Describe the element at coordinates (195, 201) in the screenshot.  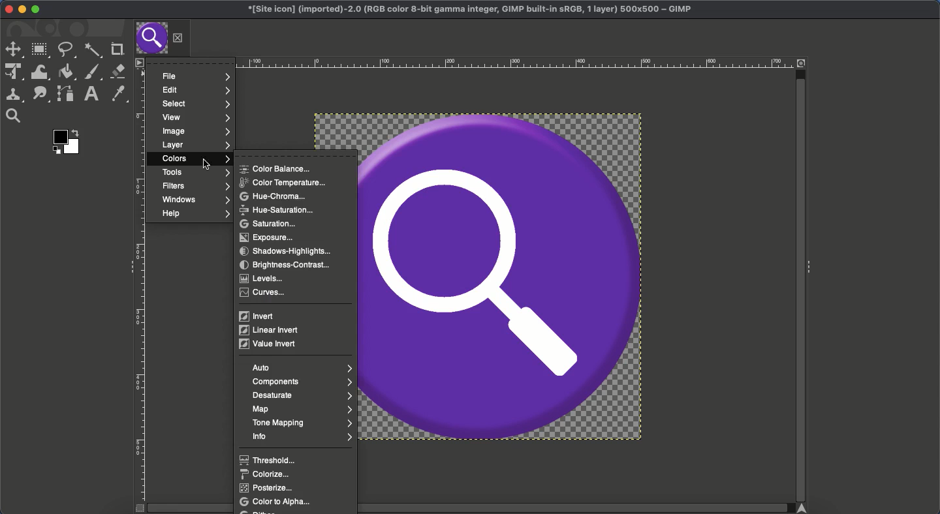
I see `Window` at that location.